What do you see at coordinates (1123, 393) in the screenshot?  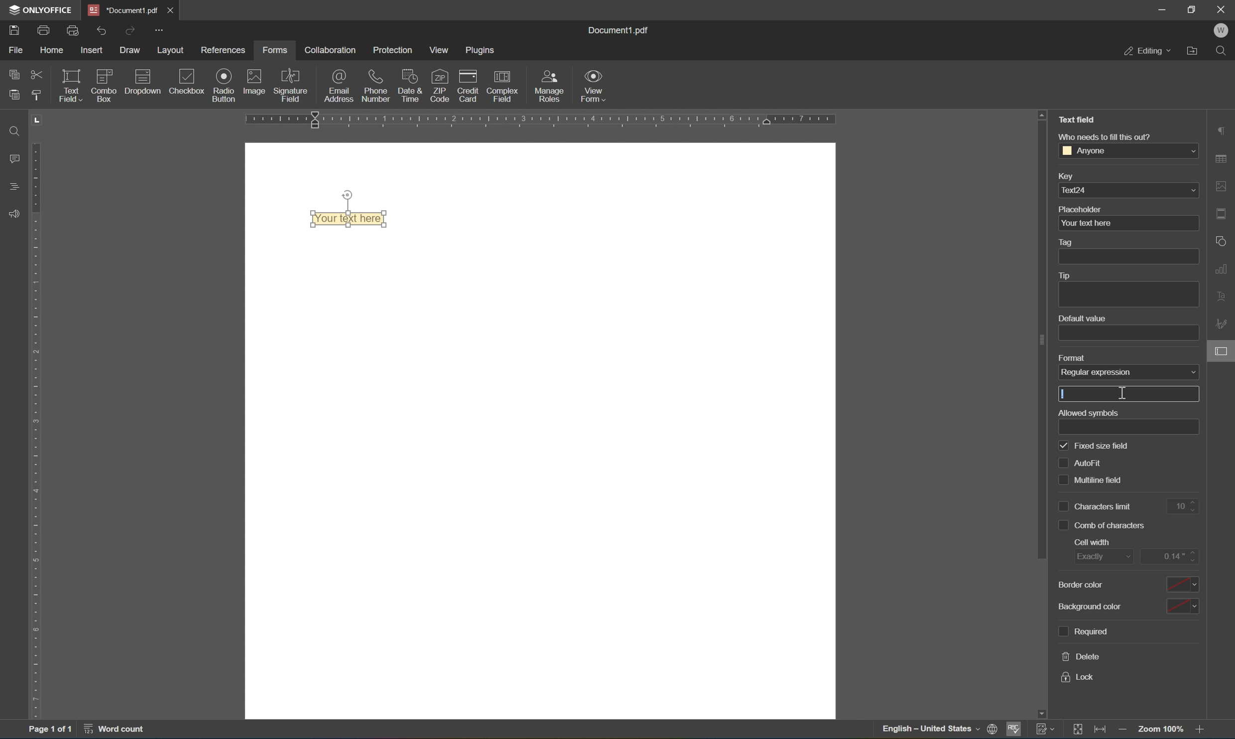 I see `cursor` at bounding box center [1123, 393].